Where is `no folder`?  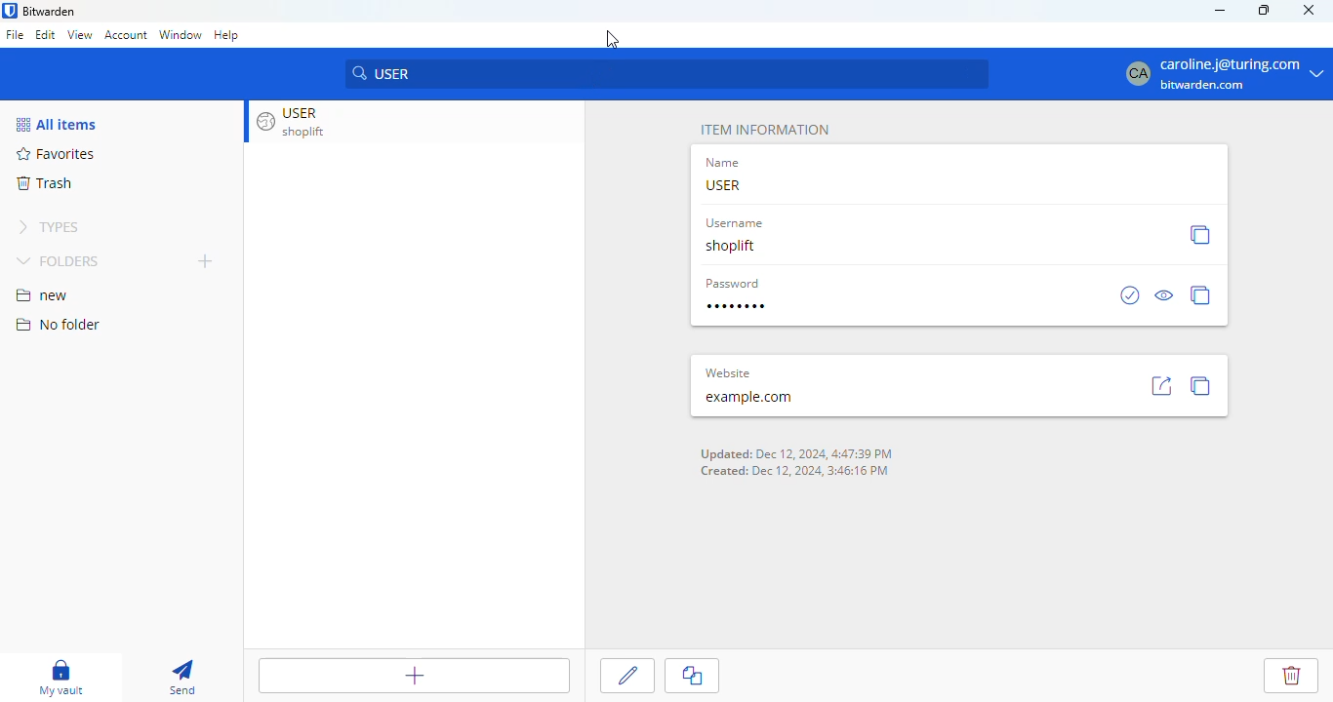
no folder is located at coordinates (59, 324).